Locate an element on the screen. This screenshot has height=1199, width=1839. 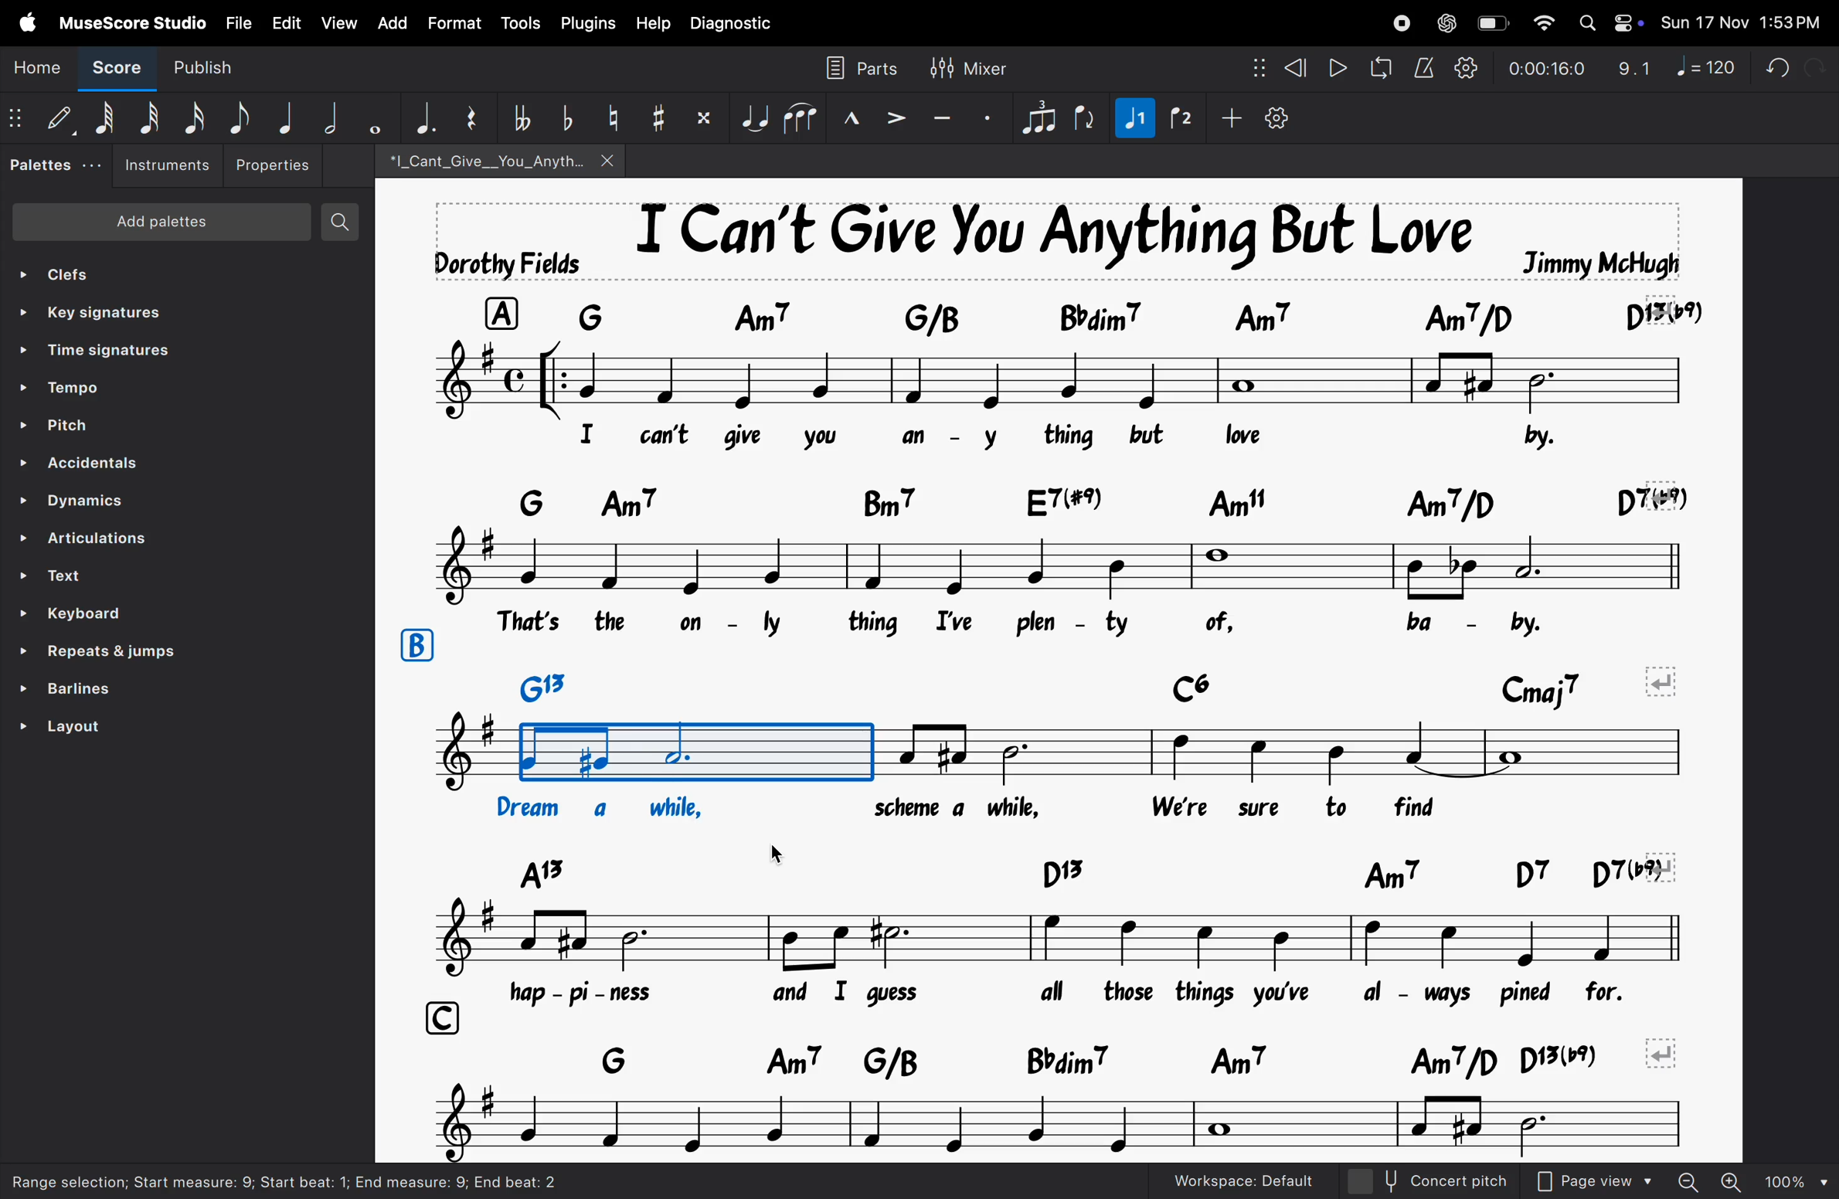
keys is located at coordinates (1081, 874).